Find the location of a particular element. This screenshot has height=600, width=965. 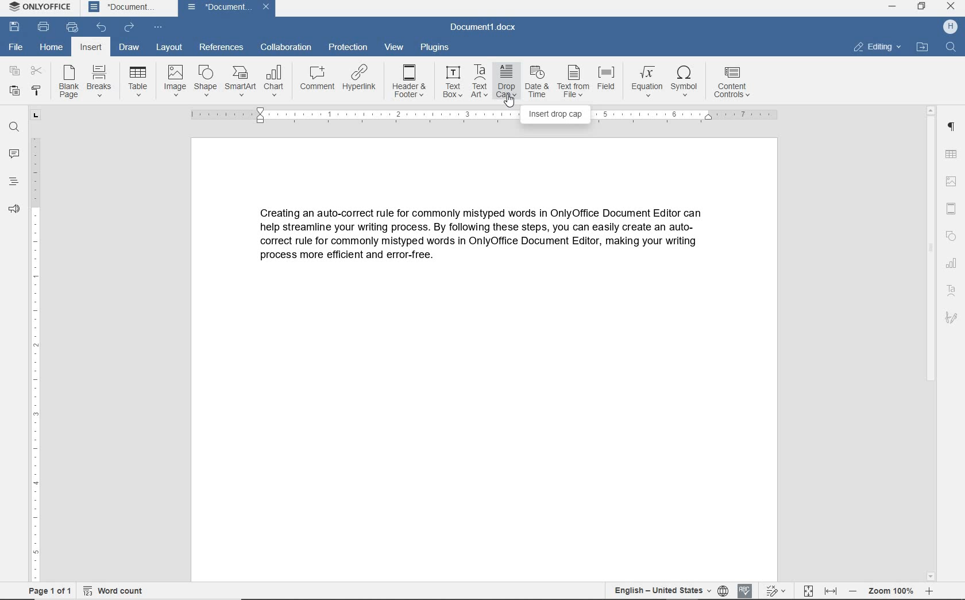

references is located at coordinates (219, 47).